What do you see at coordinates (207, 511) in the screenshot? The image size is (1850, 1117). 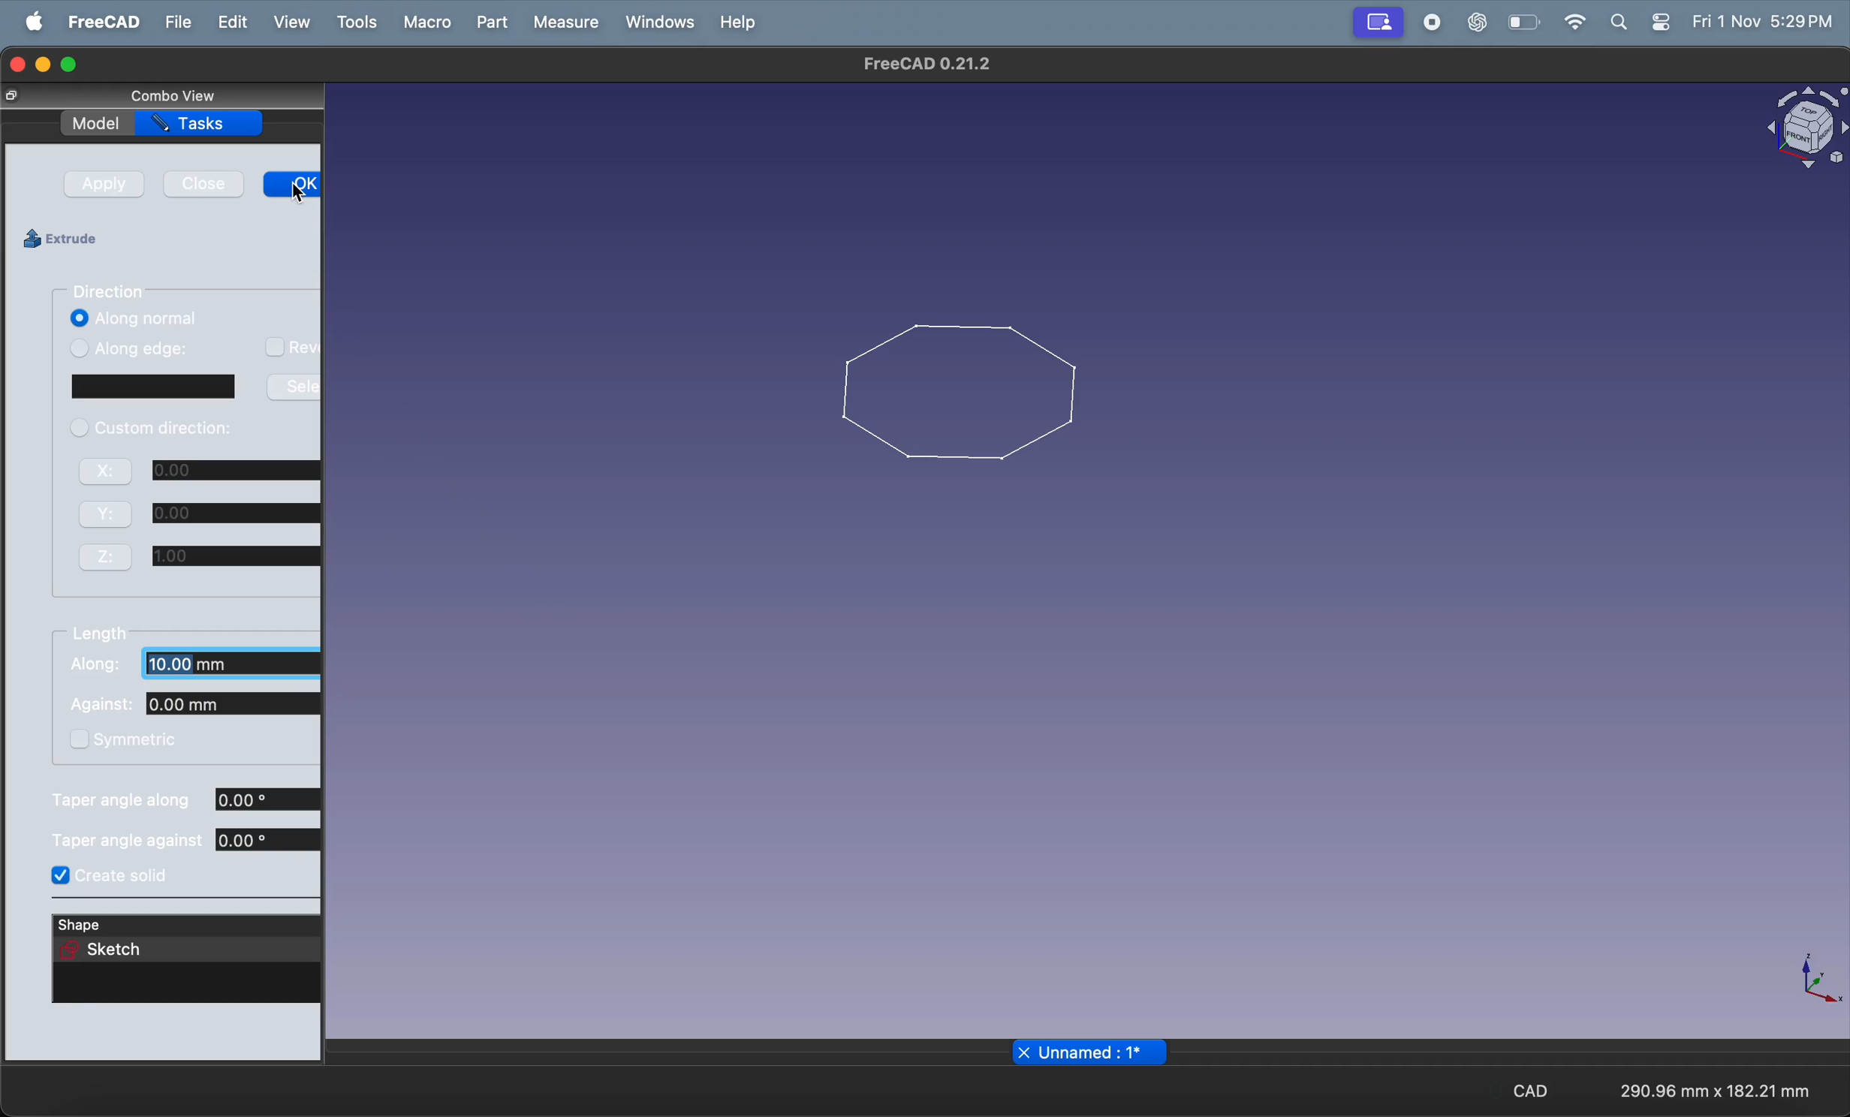 I see `y co ordinate` at bounding box center [207, 511].